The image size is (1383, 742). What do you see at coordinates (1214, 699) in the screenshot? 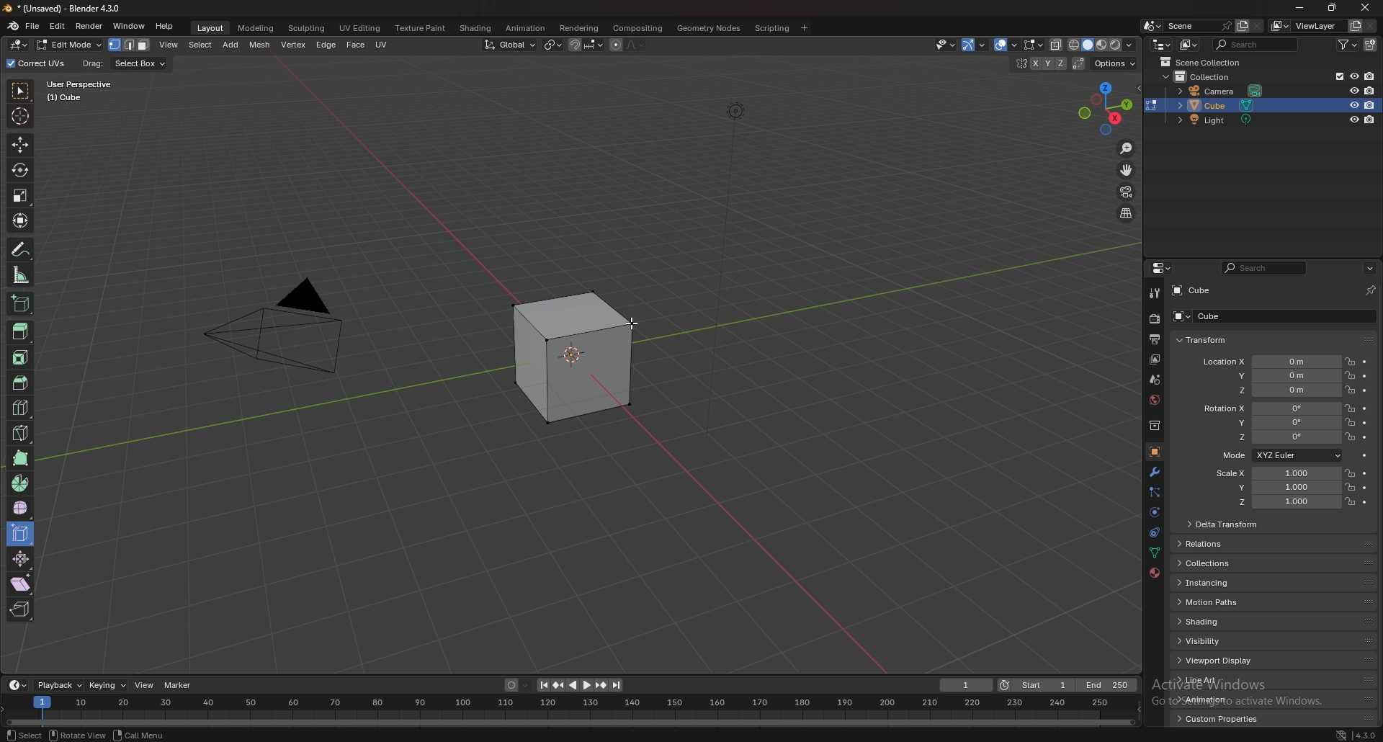
I see `animation` at bounding box center [1214, 699].